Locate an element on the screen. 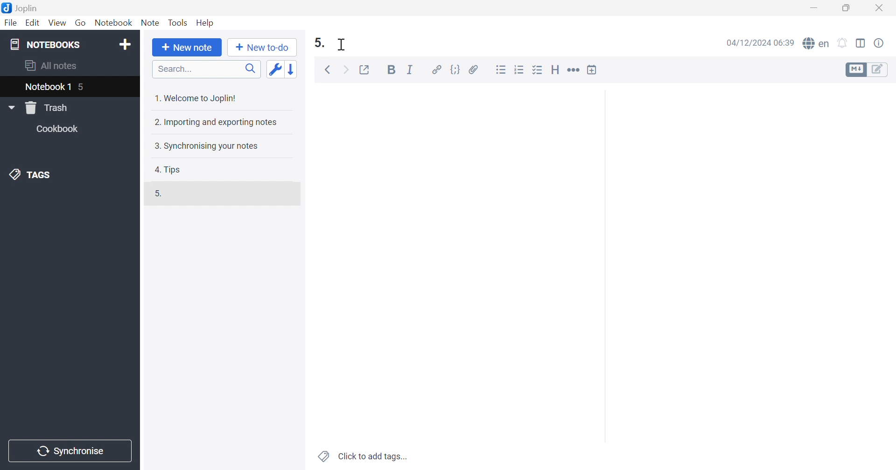 This screenshot has width=896, height=470. Back is located at coordinates (327, 70).